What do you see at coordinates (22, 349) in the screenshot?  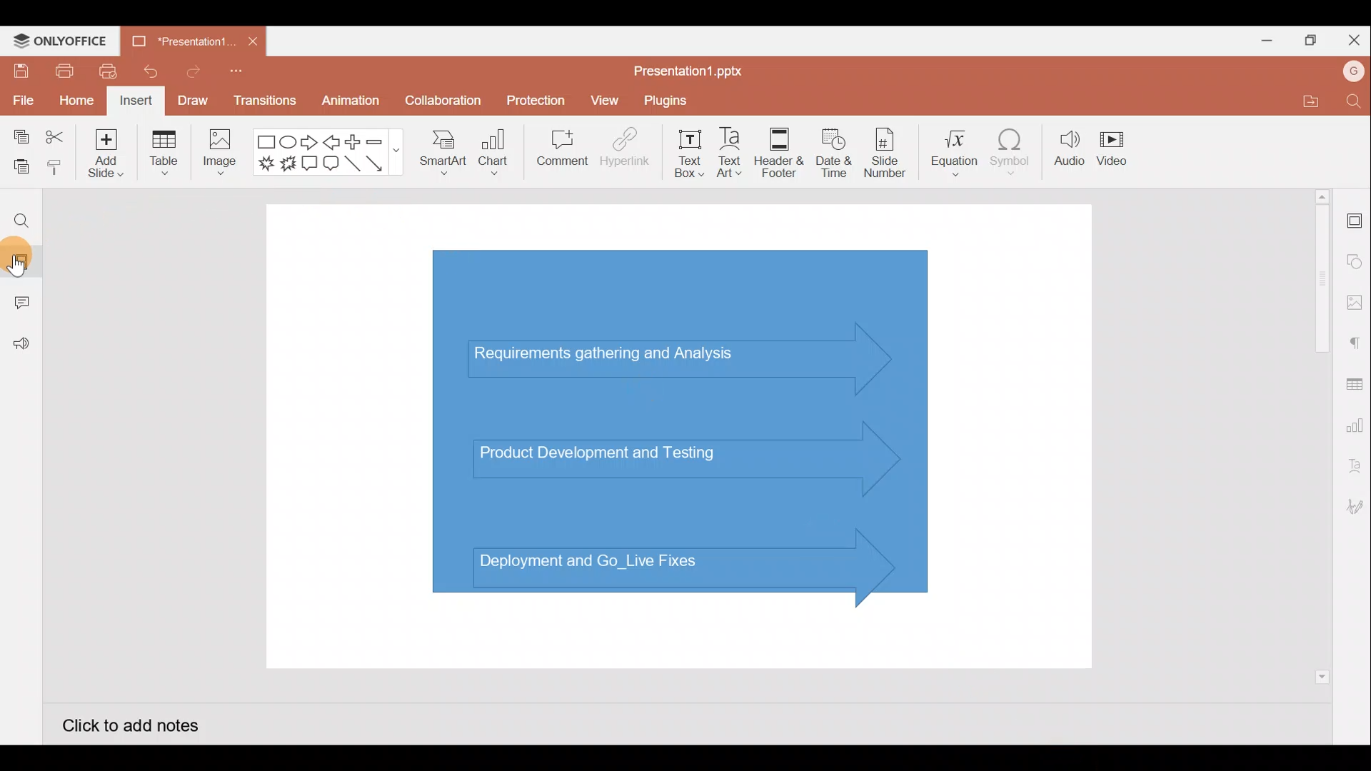 I see `Feedback & support` at bounding box center [22, 349].